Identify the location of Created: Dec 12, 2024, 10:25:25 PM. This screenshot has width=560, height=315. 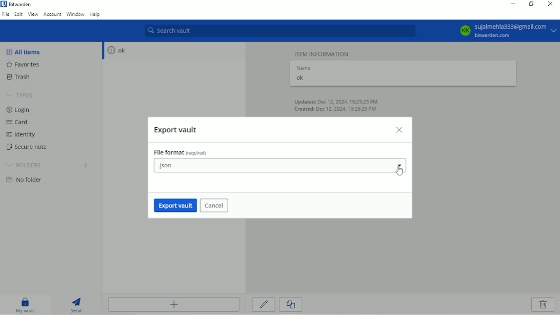
(335, 110).